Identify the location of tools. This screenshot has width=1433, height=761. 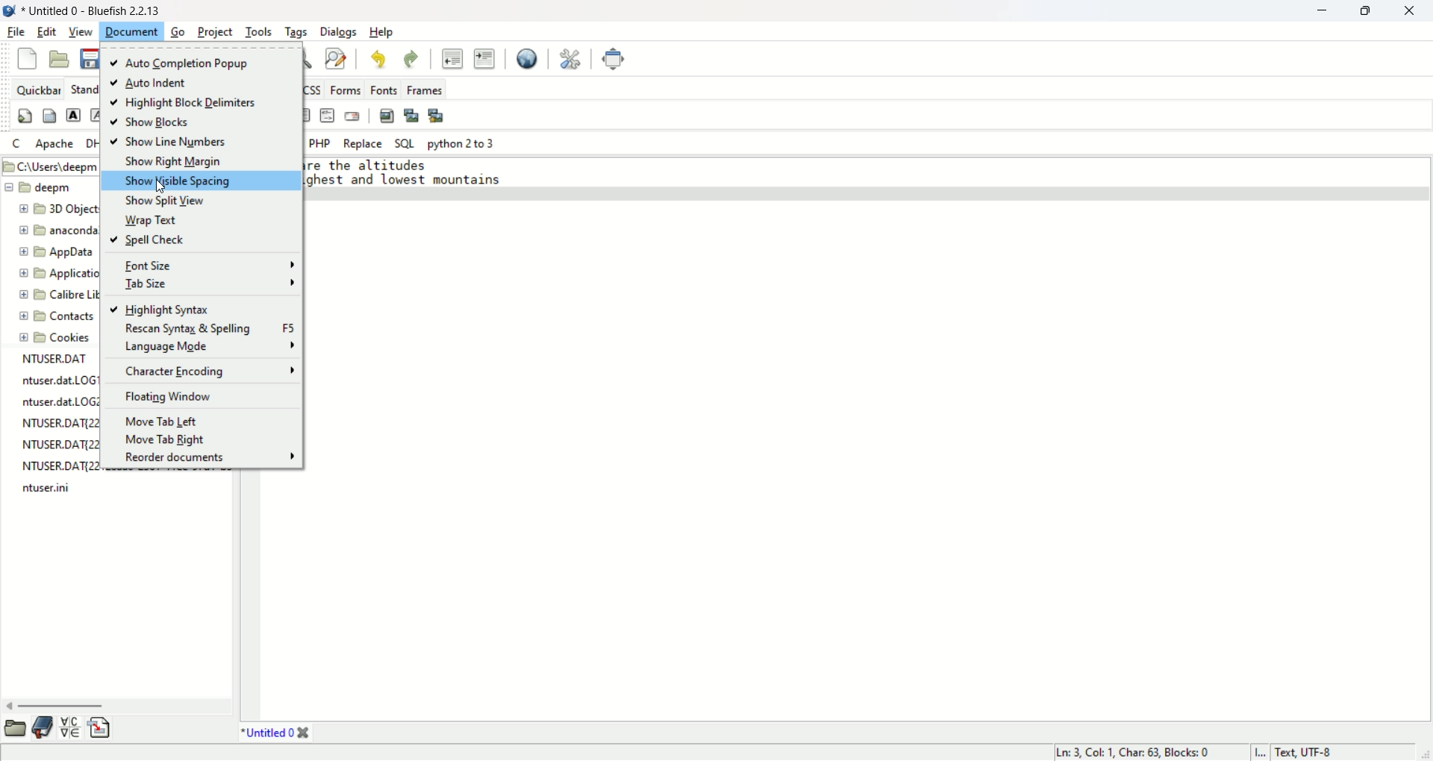
(260, 33).